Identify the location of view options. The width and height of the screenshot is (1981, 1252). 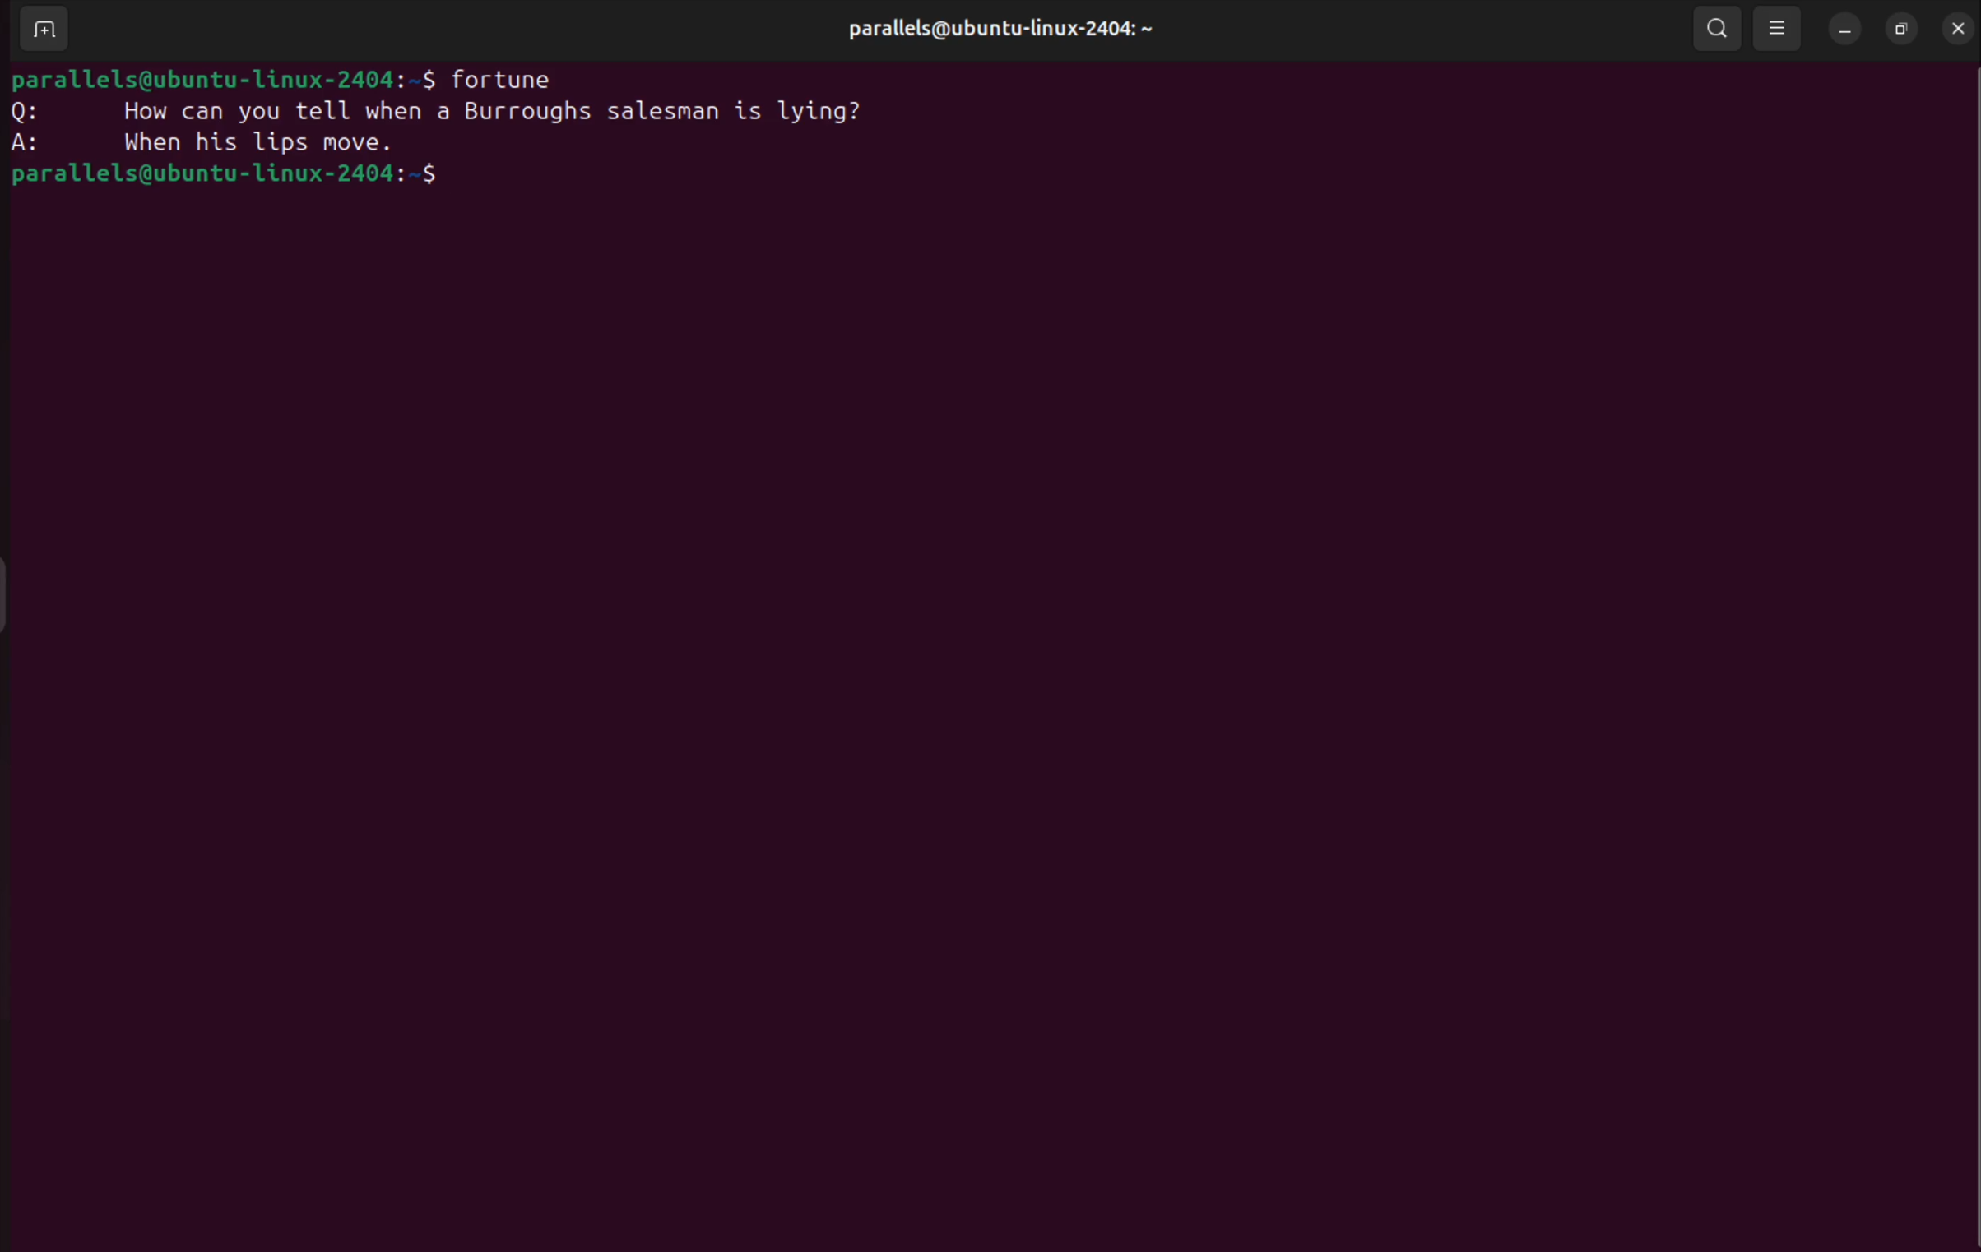
(1779, 27).